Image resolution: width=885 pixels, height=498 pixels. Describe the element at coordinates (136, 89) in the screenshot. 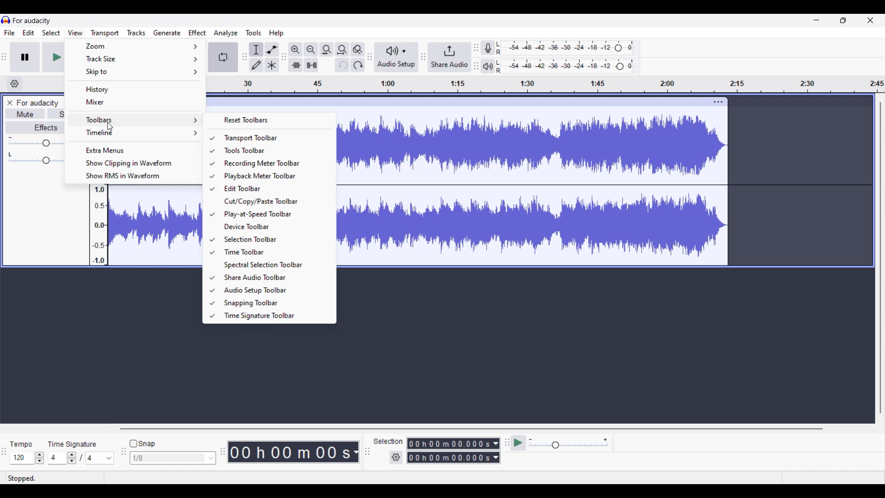

I see `History` at that location.